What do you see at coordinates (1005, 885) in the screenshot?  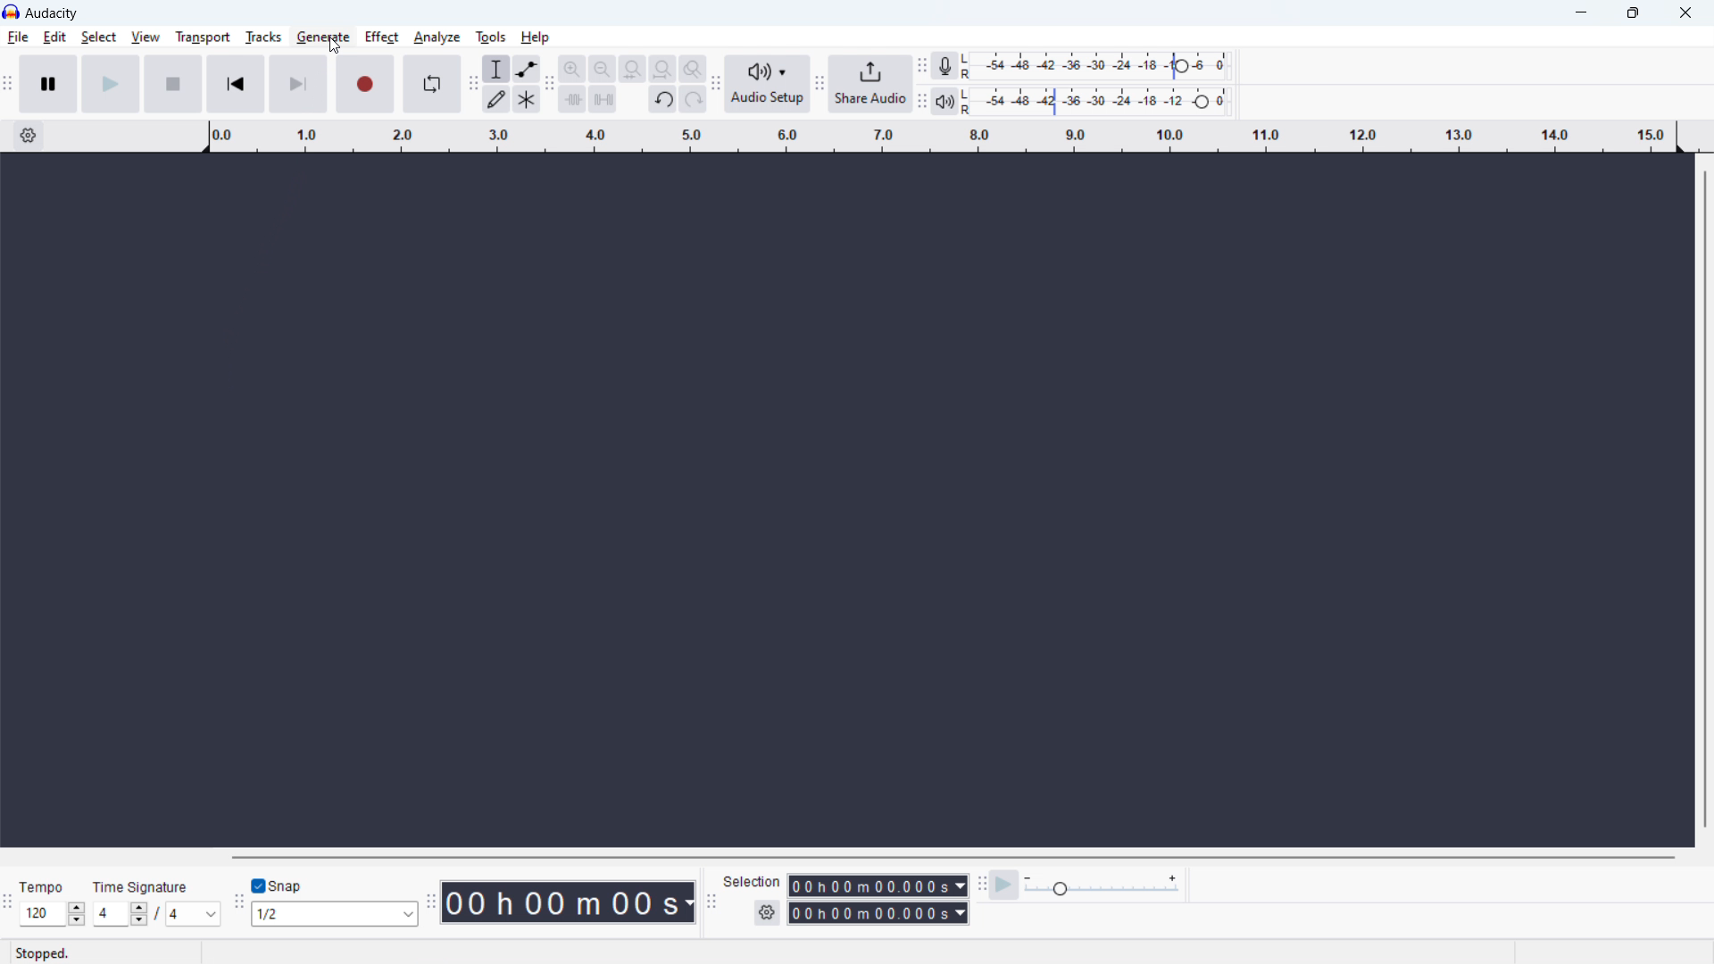 I see `play at speed` at bounding box center [1005, 885].